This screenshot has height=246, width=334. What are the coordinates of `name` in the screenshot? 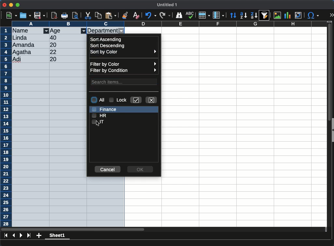 It's located at (24, 30).